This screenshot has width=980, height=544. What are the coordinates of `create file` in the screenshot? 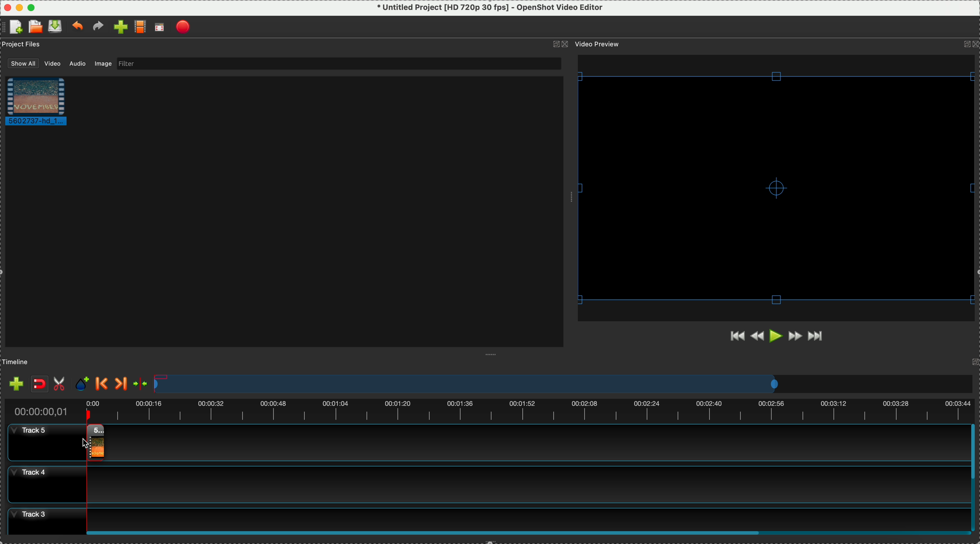 It's located at (14, 27).